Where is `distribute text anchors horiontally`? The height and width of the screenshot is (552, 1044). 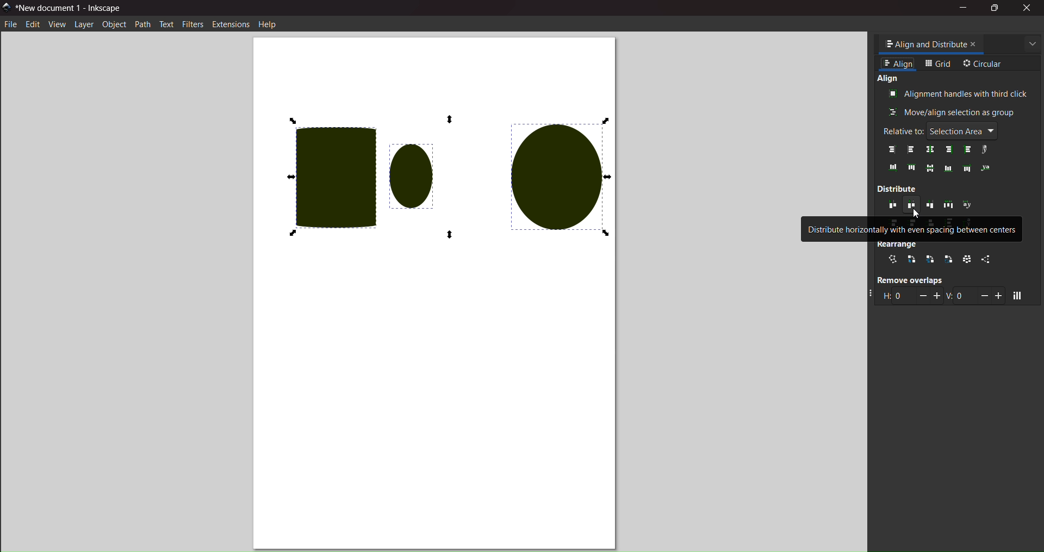 distribute text anchors horiontally is located at coordinates (968, 204).